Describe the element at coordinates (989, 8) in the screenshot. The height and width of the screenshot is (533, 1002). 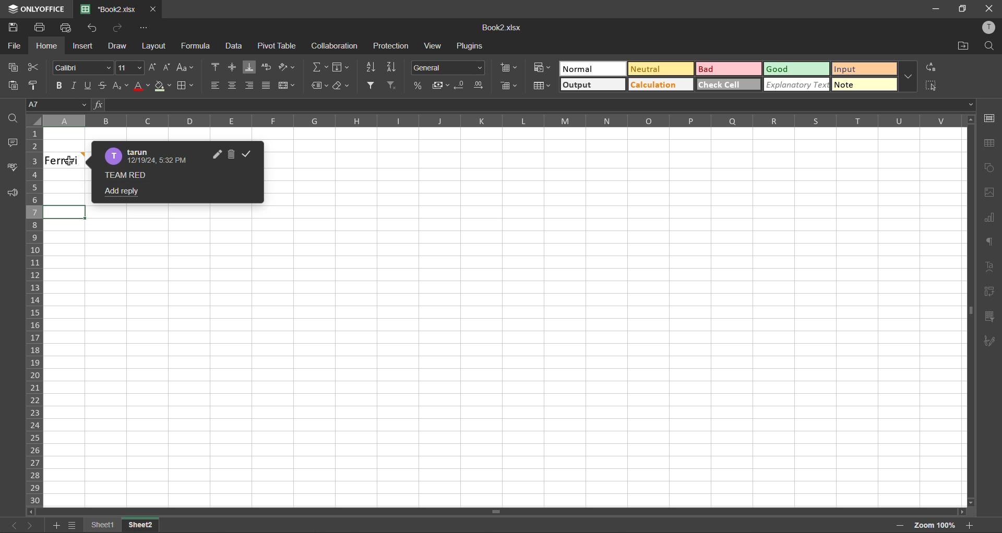
I see `close` at that location.